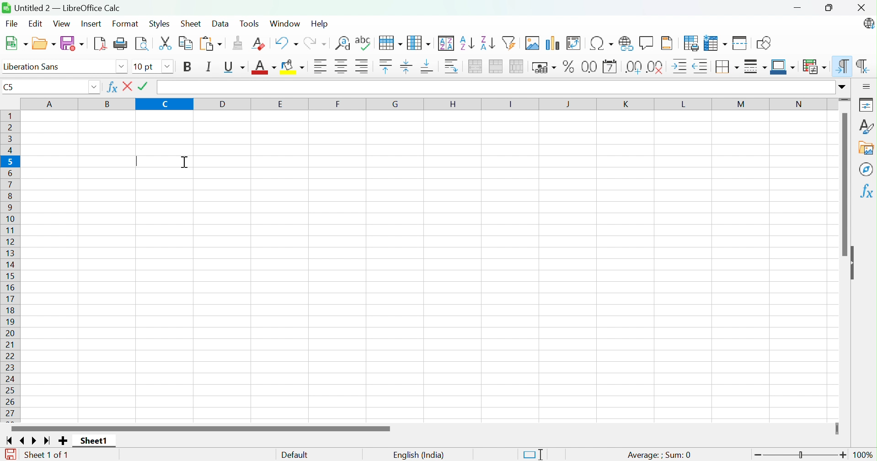  Describe the element at coordinates (589, 66) in the screenshot. I see `Format as number` at that location.